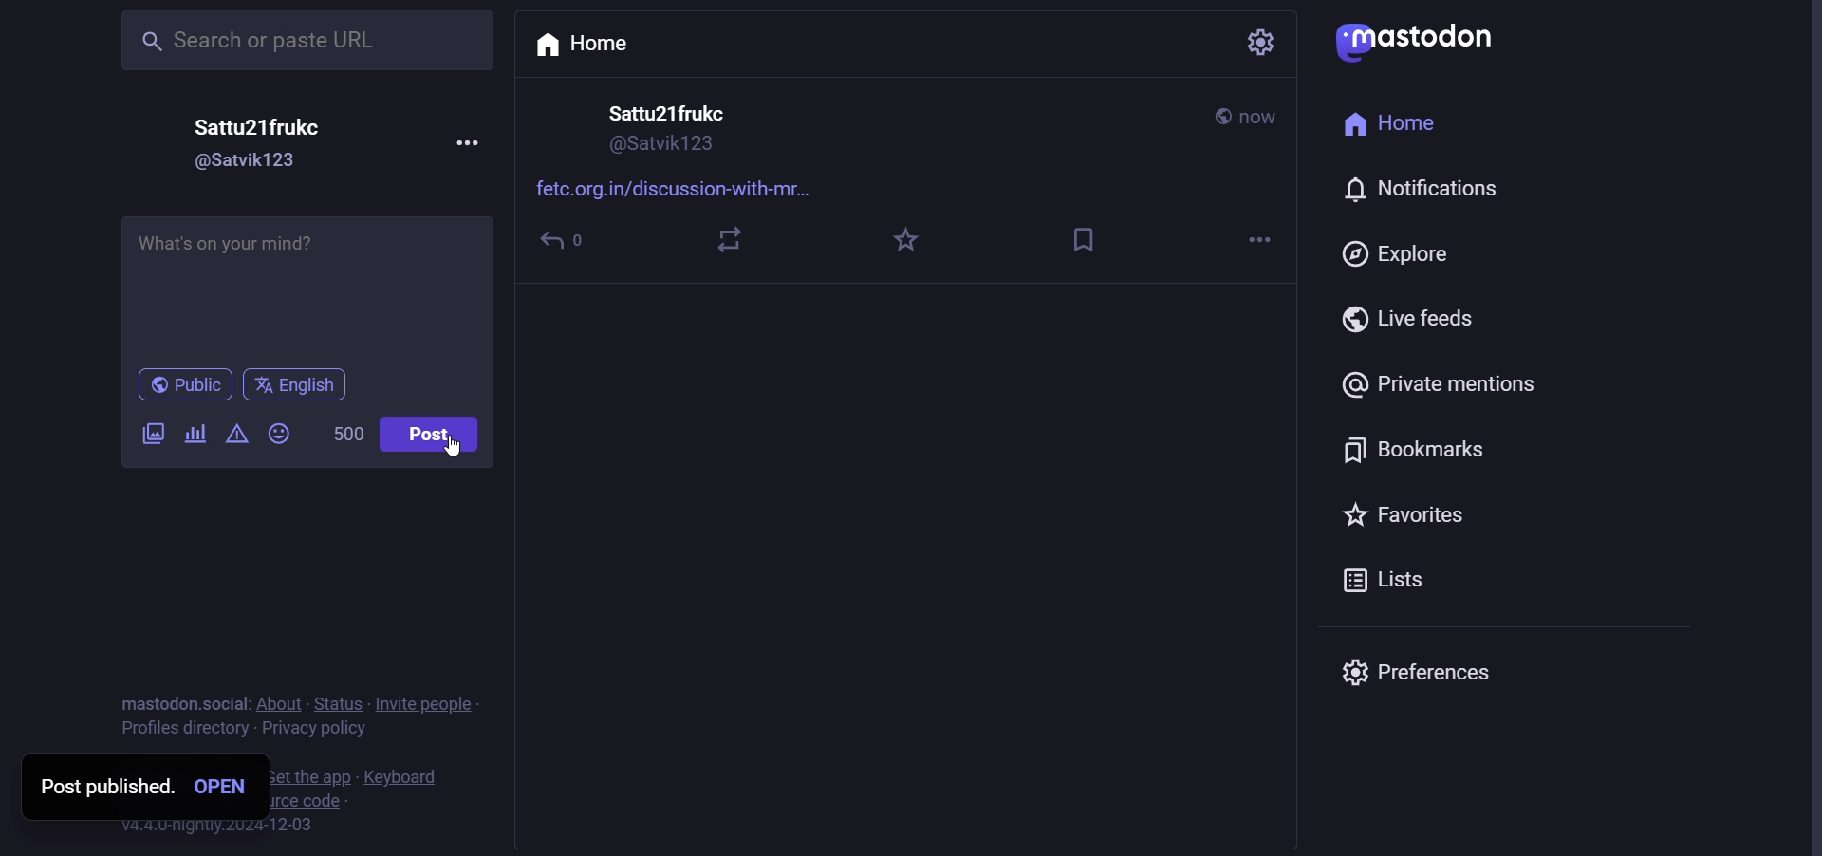  Describe the element at coordinates (266, 126) in the screenshot. I see `name` at that location.